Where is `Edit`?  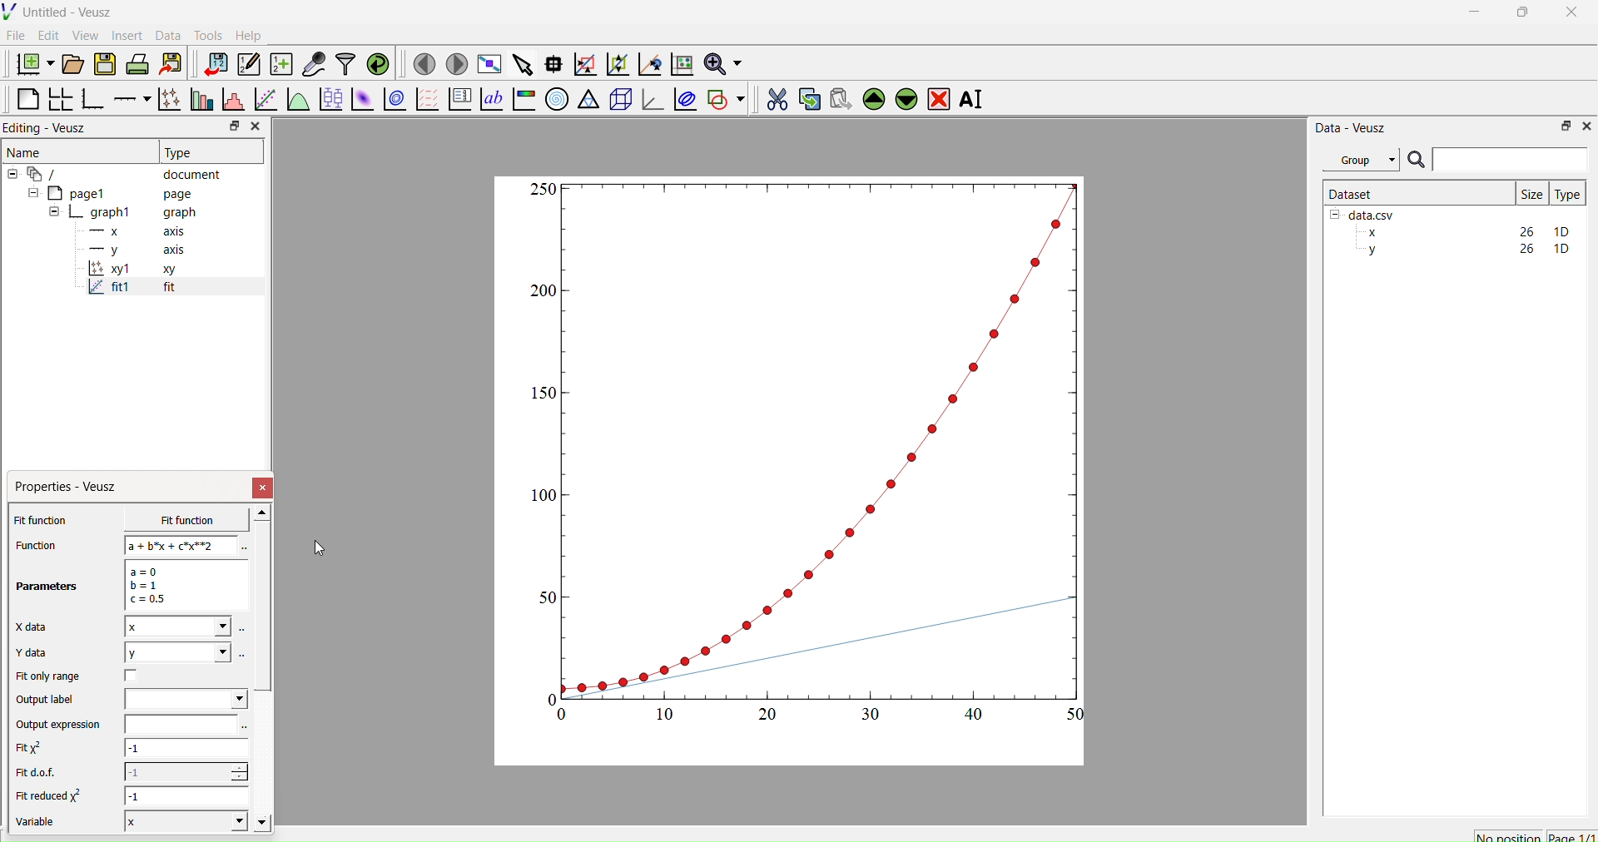 Edit is located at coordinates (47, 35).